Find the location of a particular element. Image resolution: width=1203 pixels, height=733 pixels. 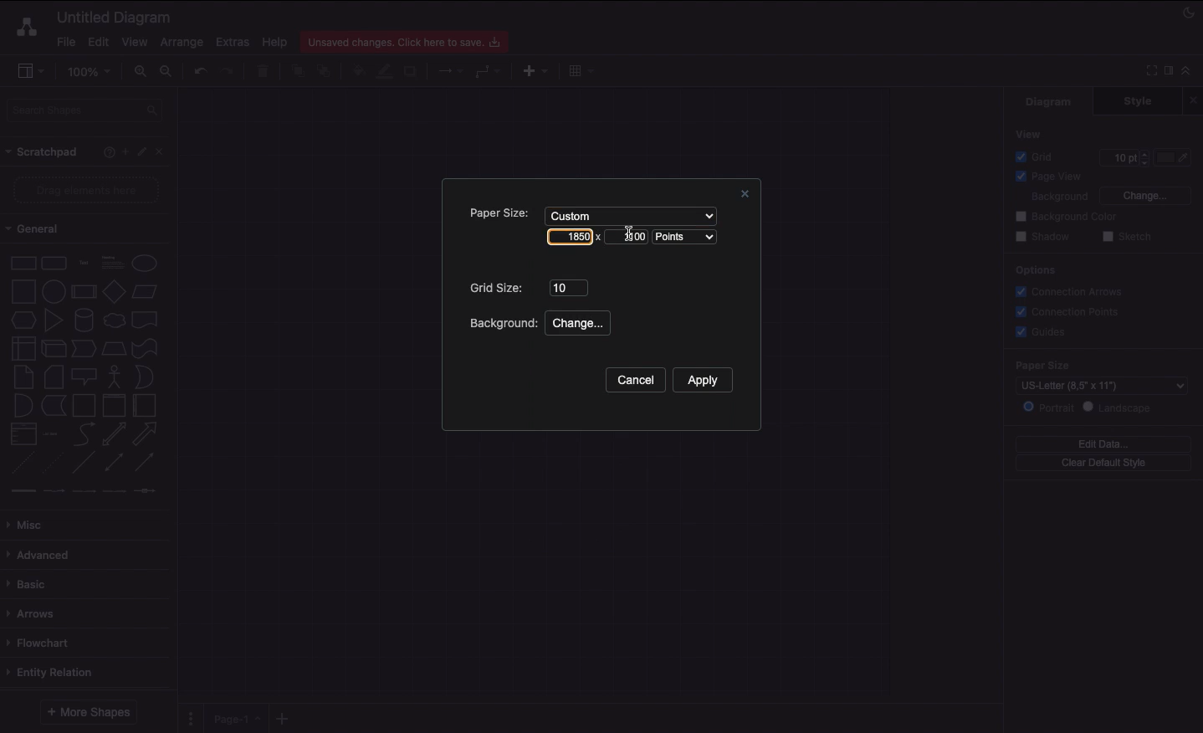

Background color is located at coordinates (1068, 217).